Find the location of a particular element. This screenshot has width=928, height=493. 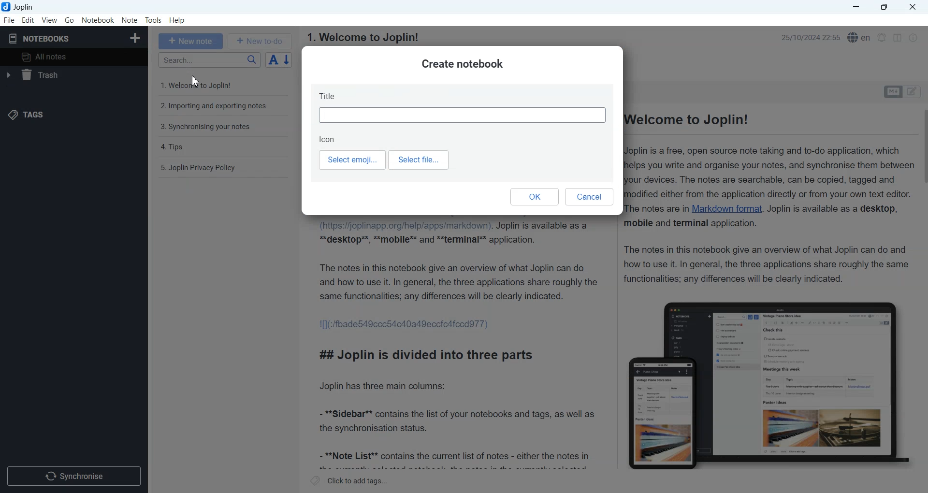

Crate notebook is located at coordinates (462, 64).